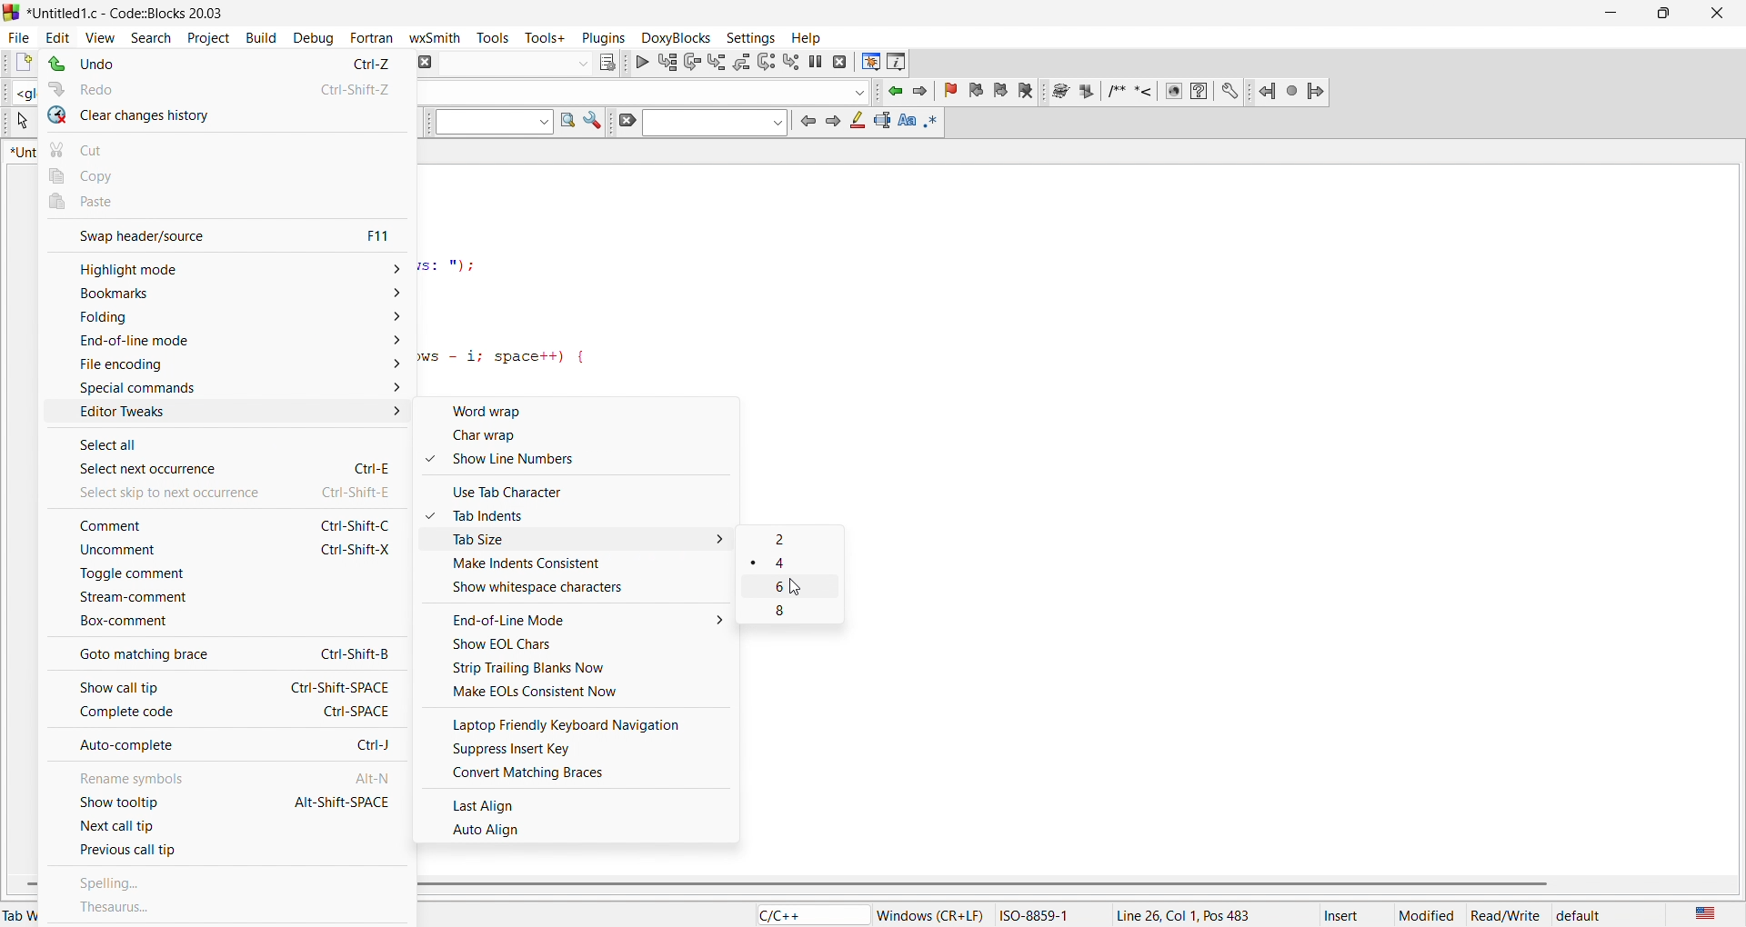  Describe the element at coordinates (832, 124) in the screenshot. I see `icon` at that location.